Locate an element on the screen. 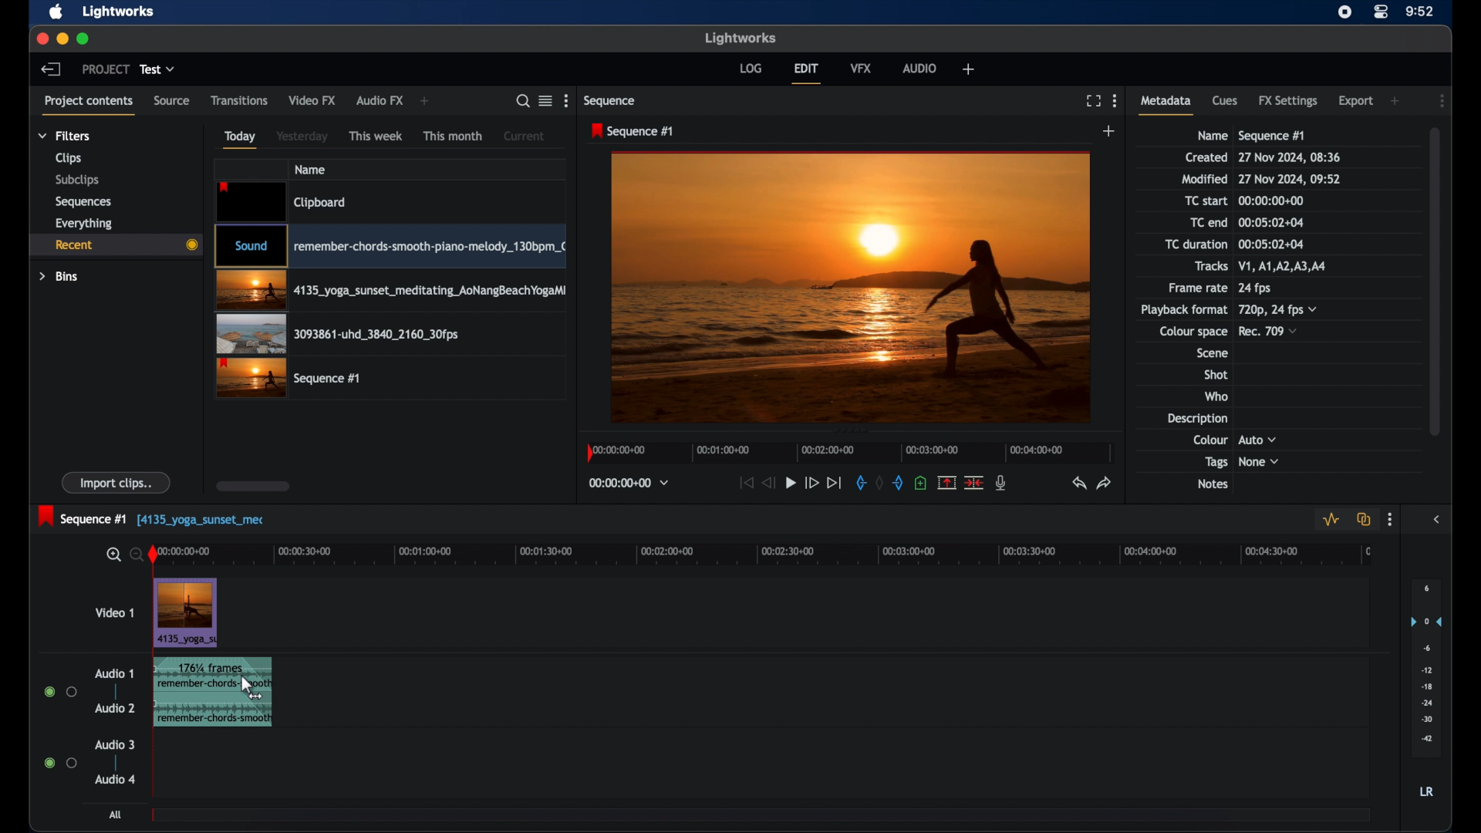 This screenshot has width=1481, height=833. fx settongs is located at coordinates (1290, 101).